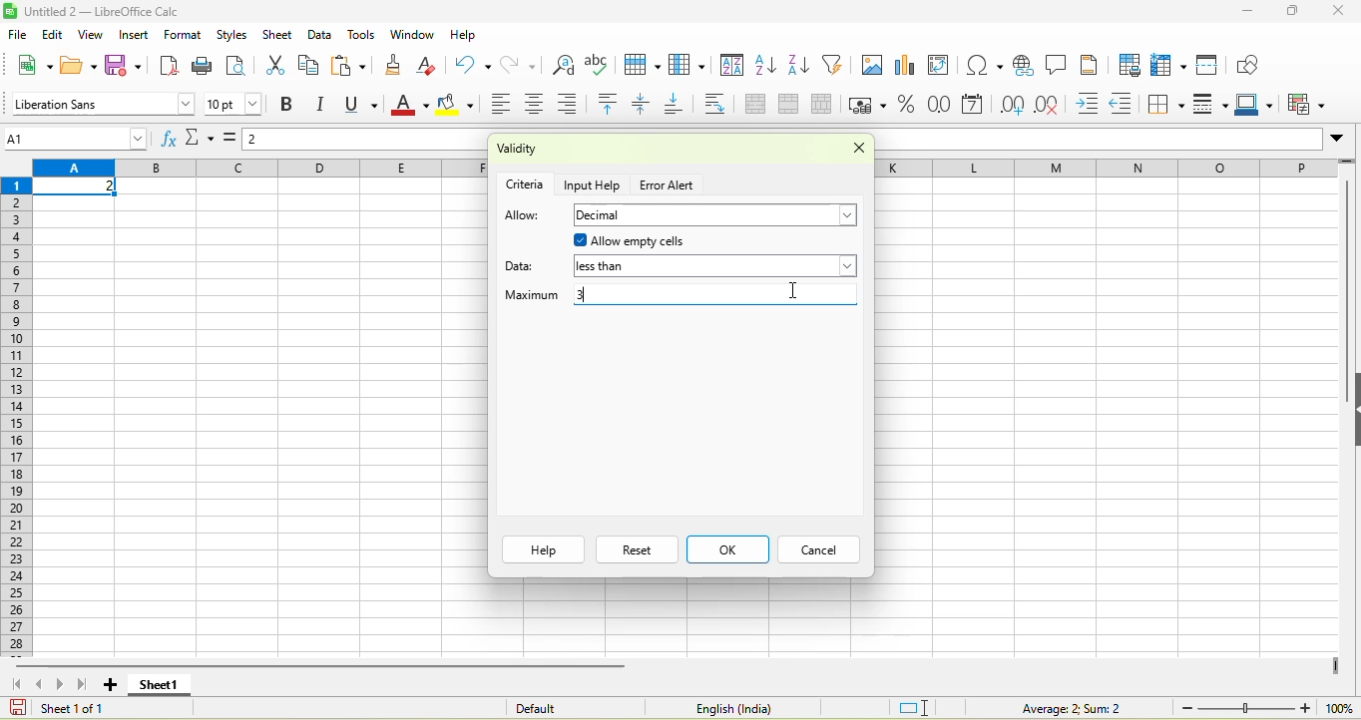 The height and width of the screenshot is (720, 1361). I want to click on underline, so click(365, 105).